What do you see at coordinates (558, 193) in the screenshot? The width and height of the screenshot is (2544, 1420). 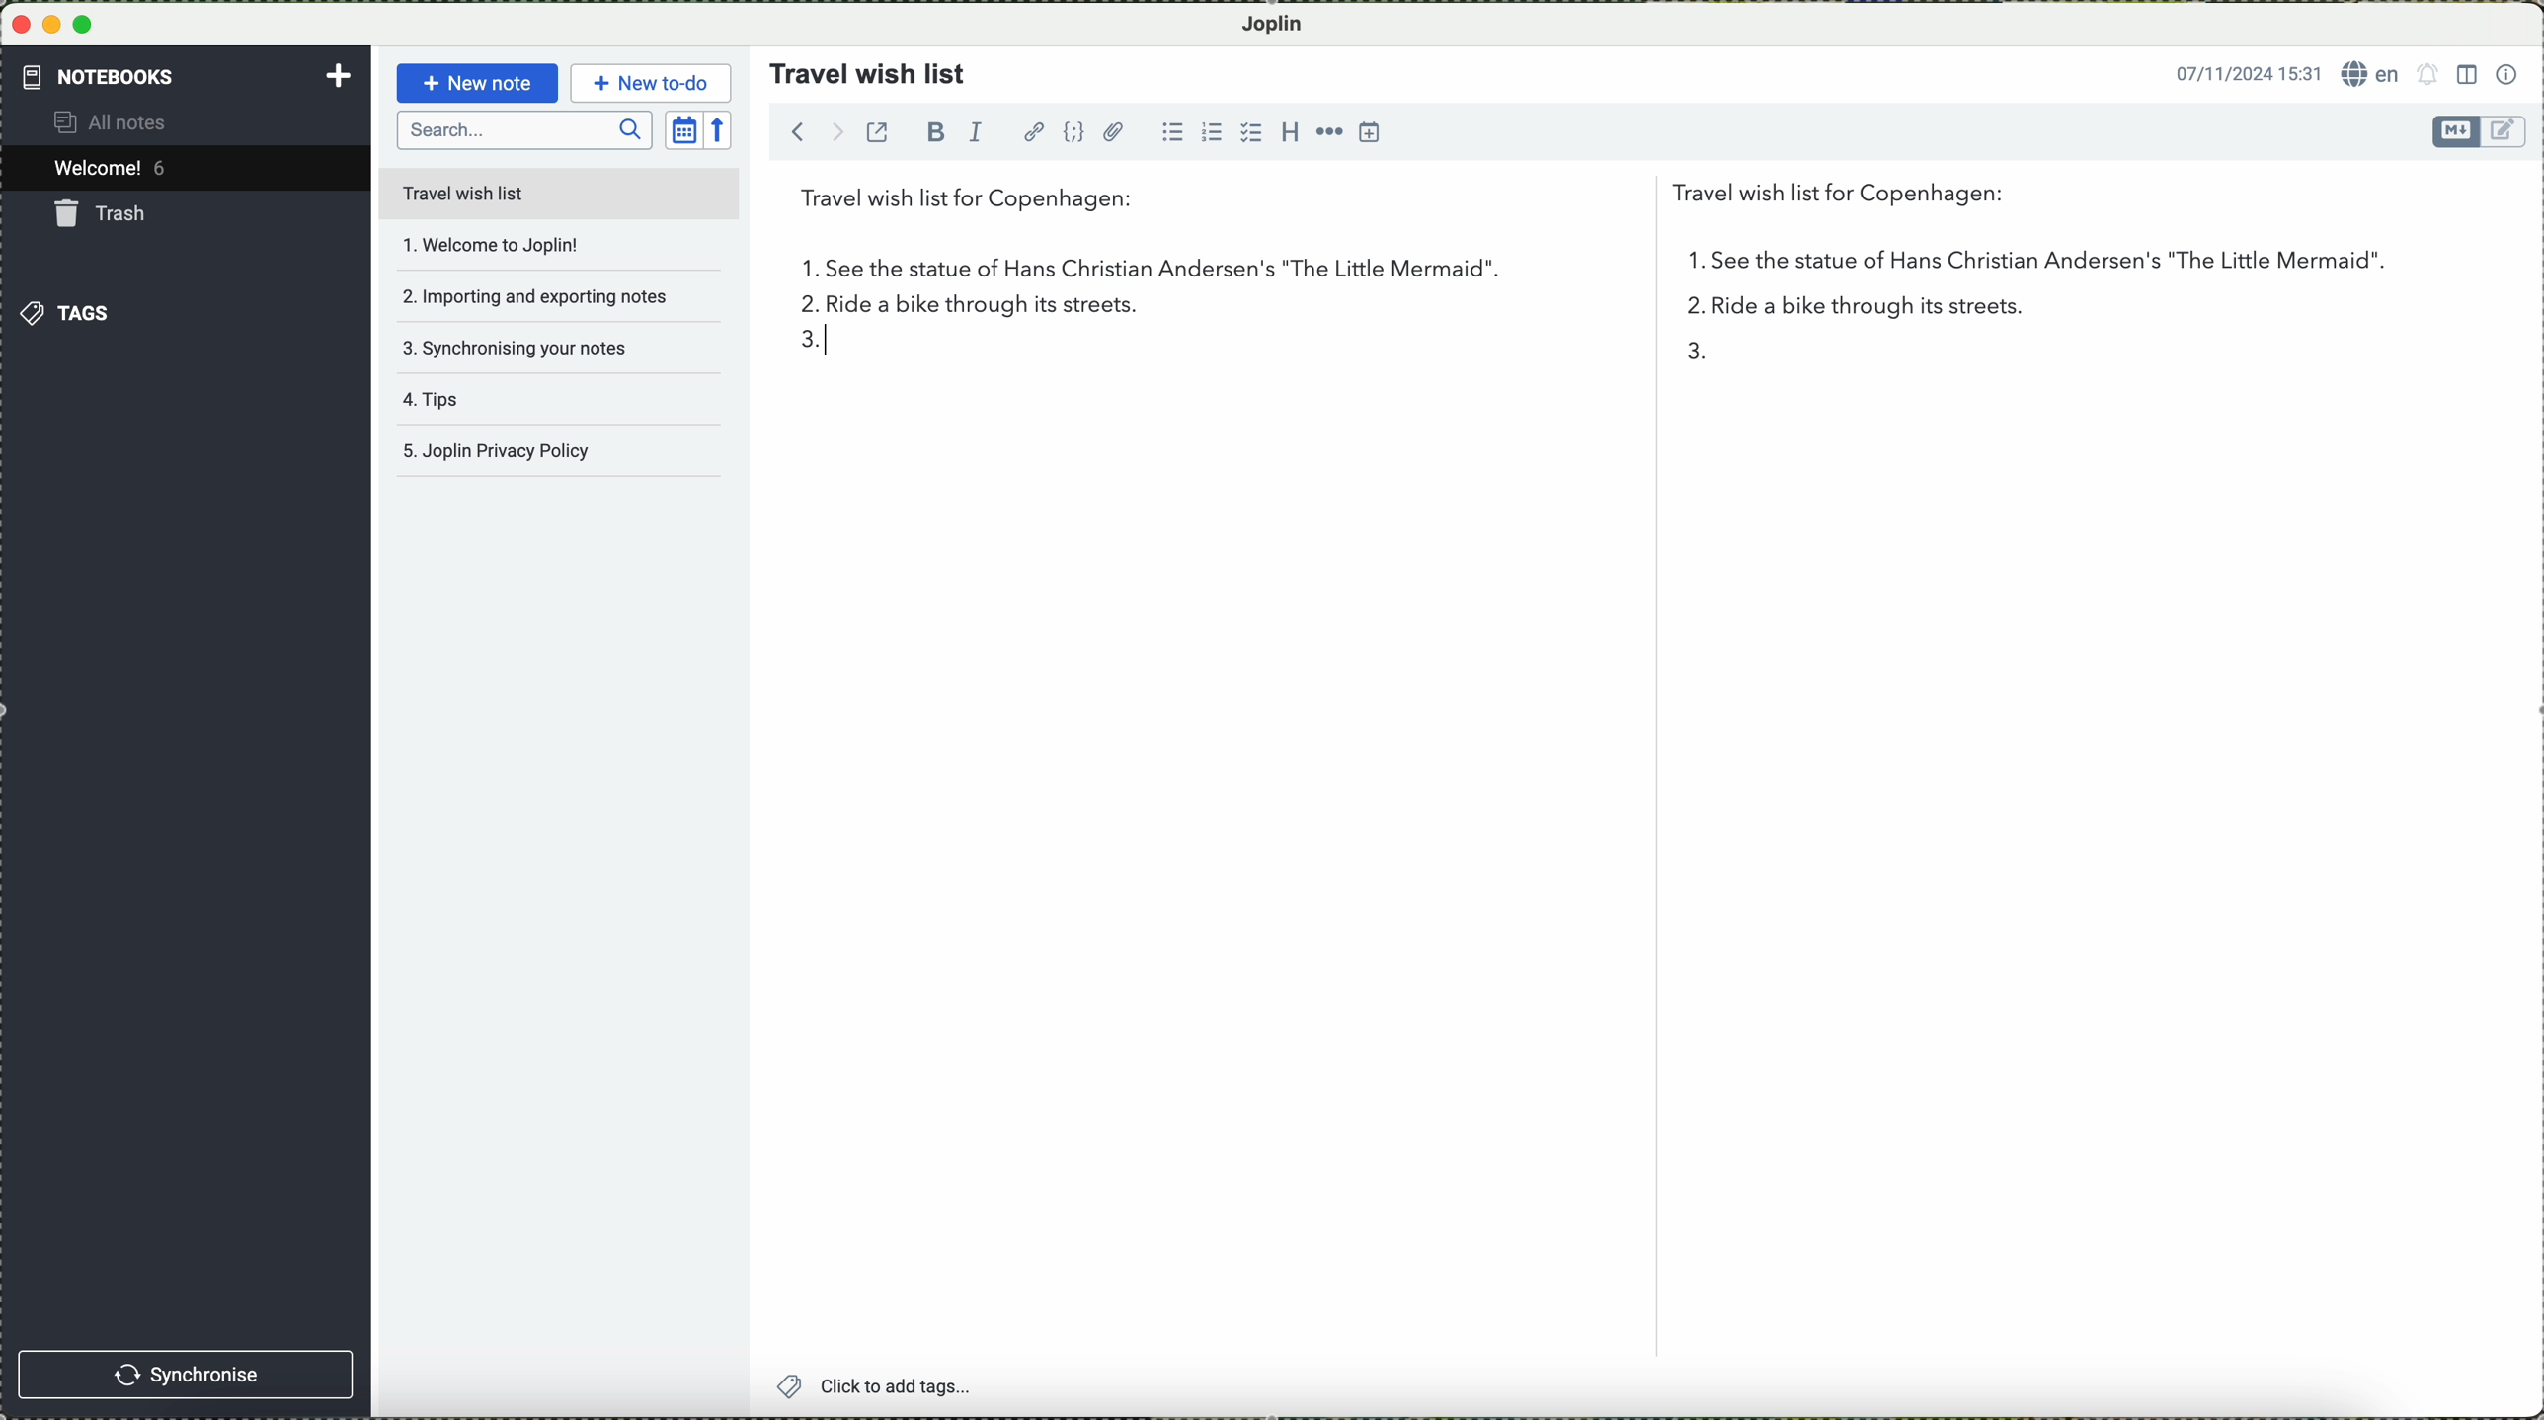 I see `travel wish list file` at bounding box center [558, 193].